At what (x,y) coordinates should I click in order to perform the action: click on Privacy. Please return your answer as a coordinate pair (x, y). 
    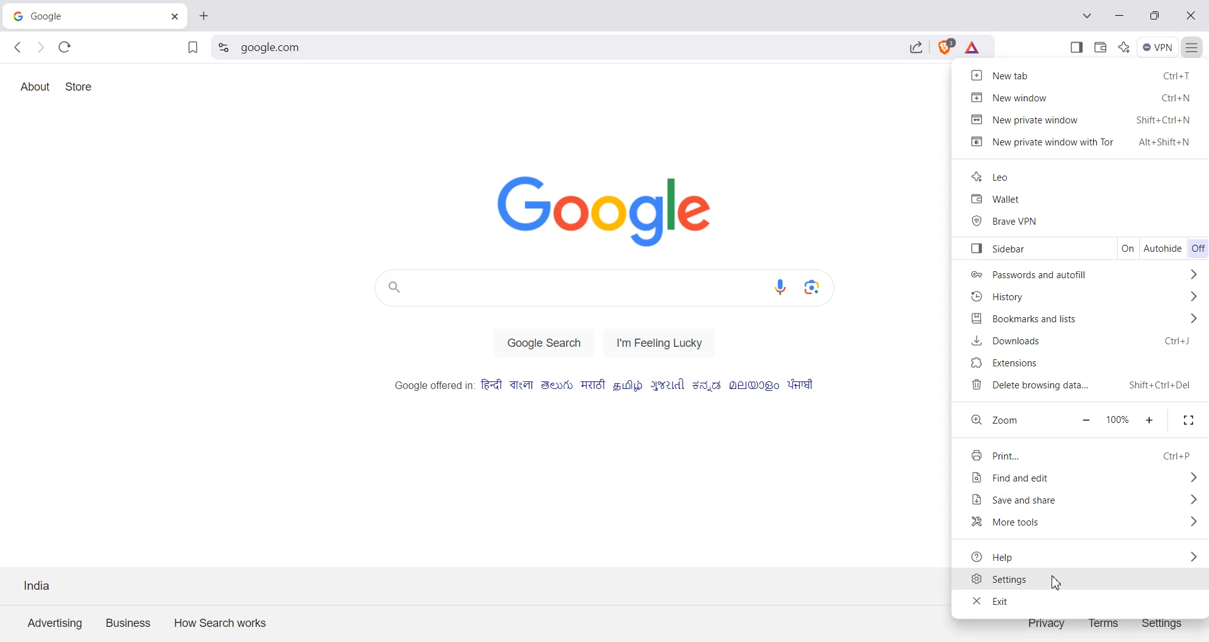
    Looking at the image, I should click on (1047, 622).